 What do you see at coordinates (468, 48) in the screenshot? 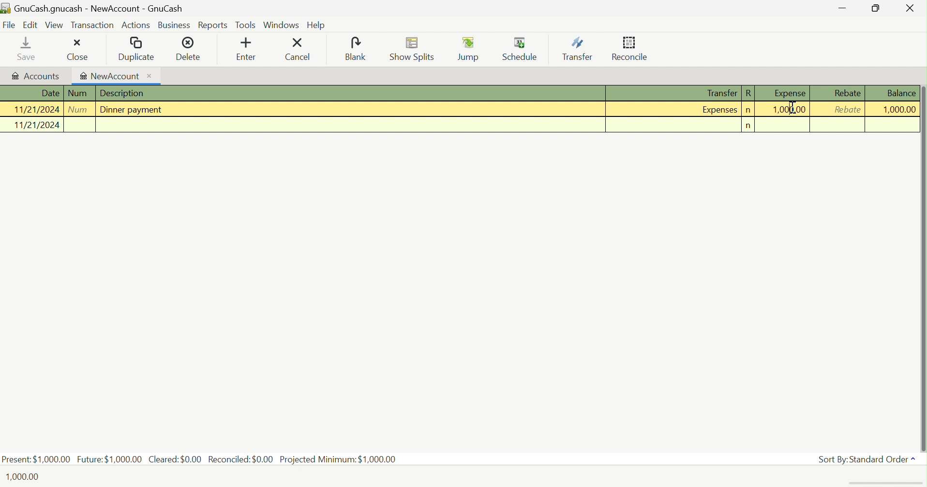
I see `Jump` at bounding box center [468, 48].